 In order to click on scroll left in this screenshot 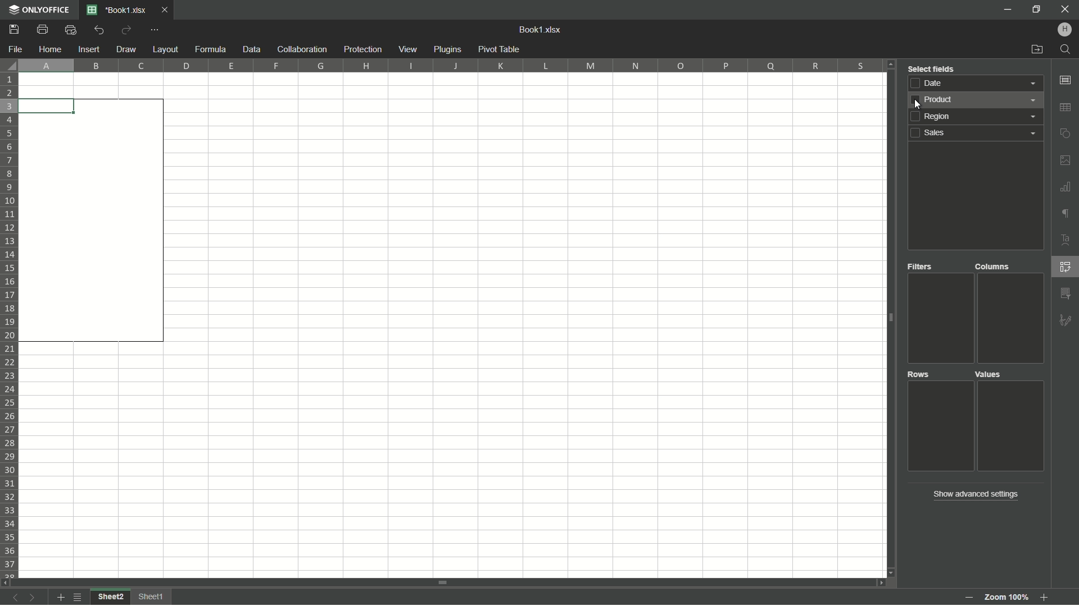, I will do `click(7, 582)`.